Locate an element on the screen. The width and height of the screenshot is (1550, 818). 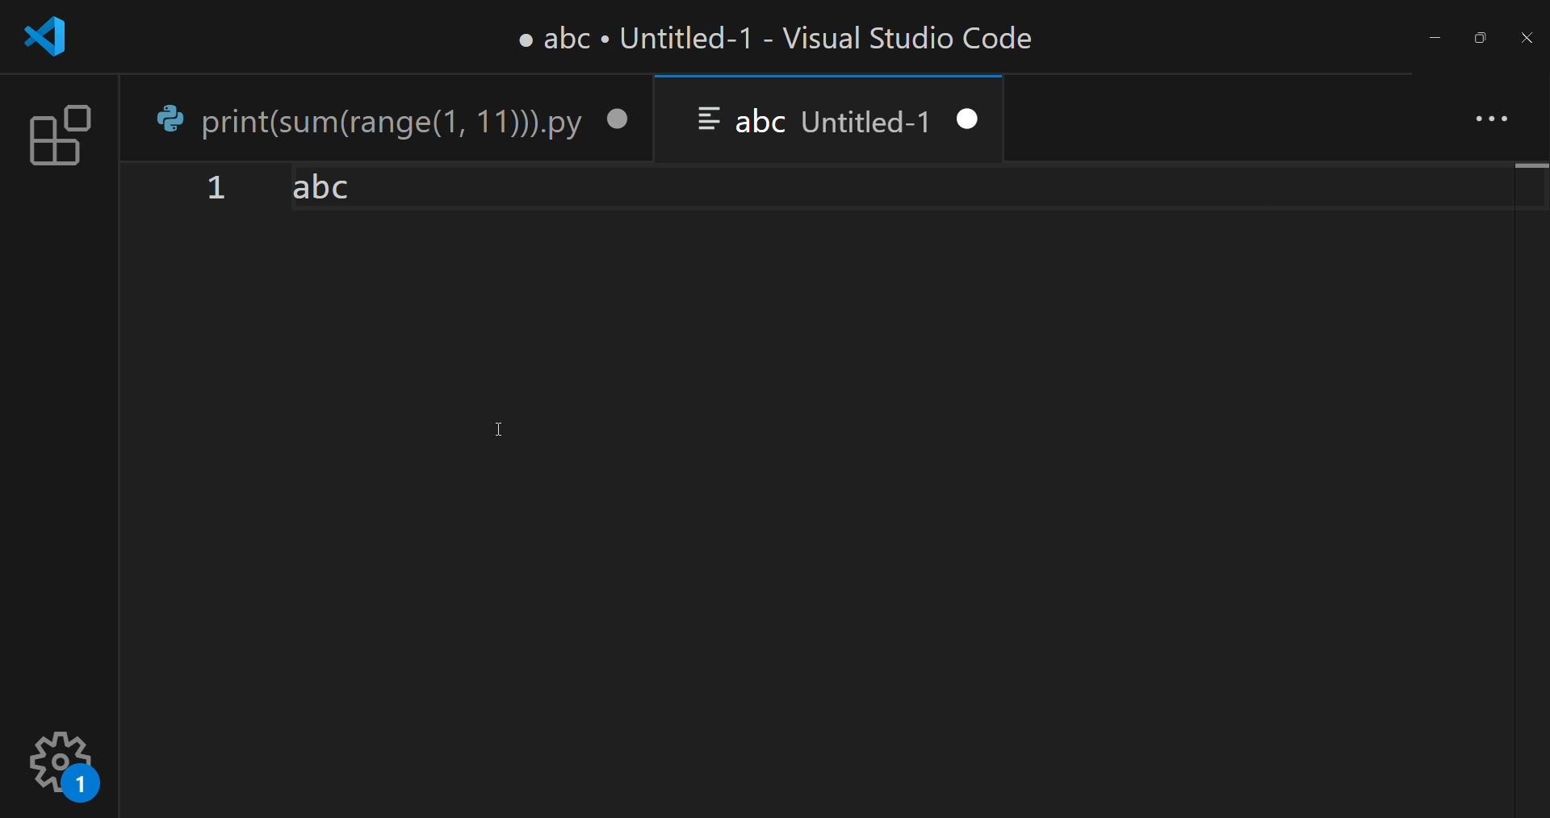
close tab is located at coordinates (972, 122).